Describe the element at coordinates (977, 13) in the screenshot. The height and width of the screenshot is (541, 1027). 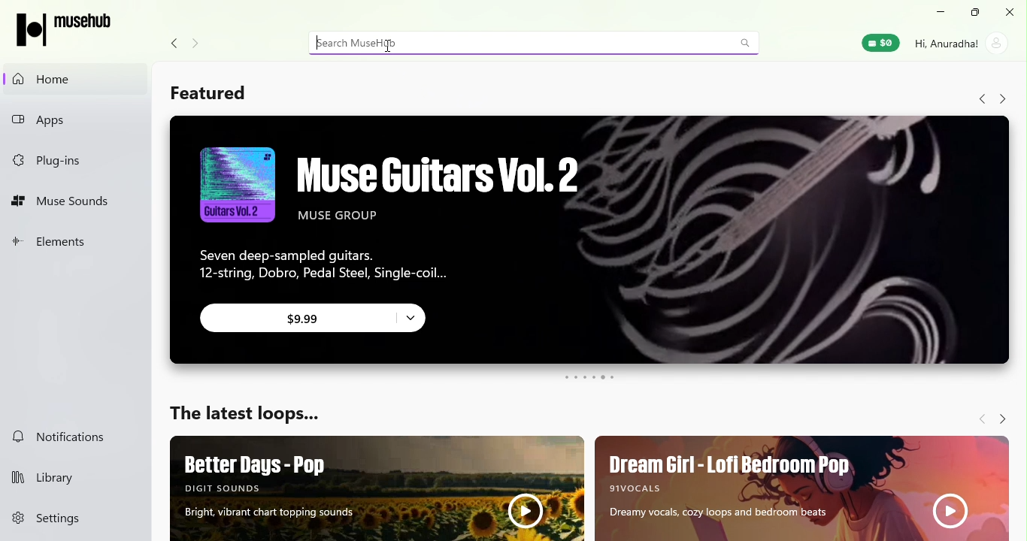
I see `Maximize` at that location.